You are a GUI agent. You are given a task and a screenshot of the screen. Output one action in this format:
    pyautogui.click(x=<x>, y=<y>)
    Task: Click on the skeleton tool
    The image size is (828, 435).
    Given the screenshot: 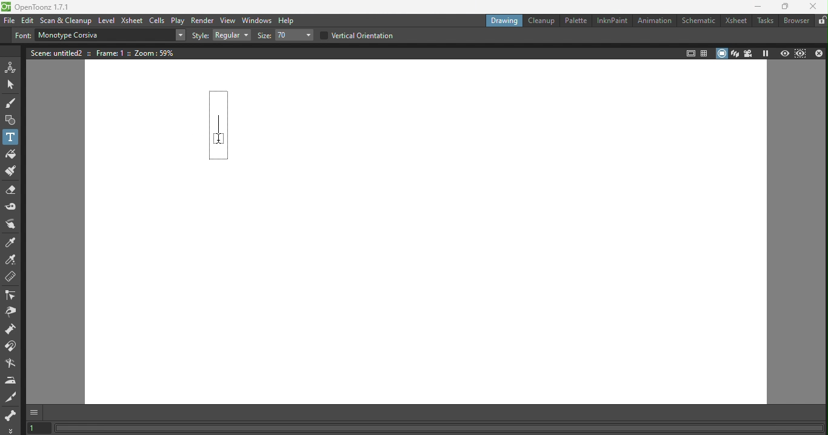 What is the action you would take?
    pyautogui.click(x=12, y=413)
    